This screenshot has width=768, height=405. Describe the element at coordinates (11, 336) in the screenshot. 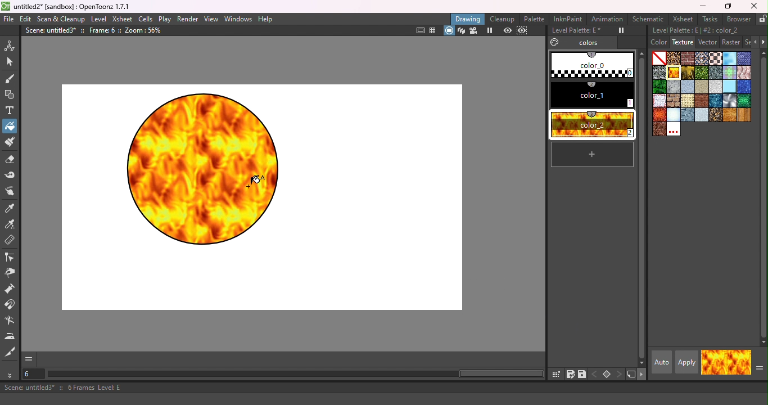

I see `Iron tool` at that location.